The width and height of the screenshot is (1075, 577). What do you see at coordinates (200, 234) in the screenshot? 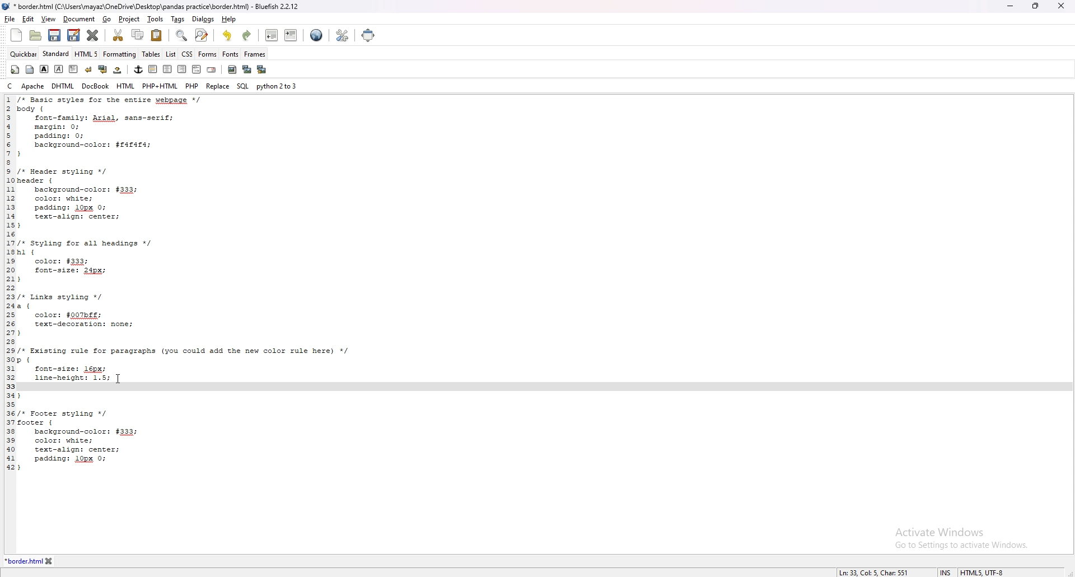
I see `code to change text color of all paragraphs` at bounding box center [200, 234].